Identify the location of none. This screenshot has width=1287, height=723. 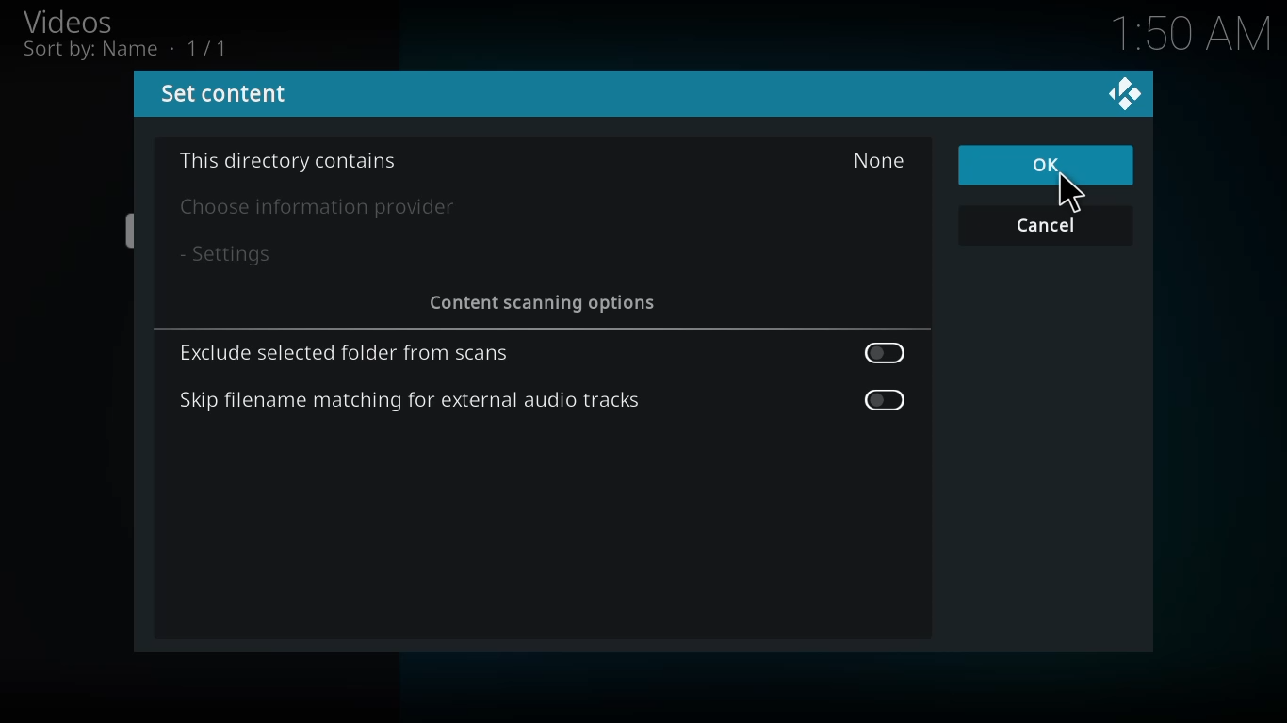
(878, 158).